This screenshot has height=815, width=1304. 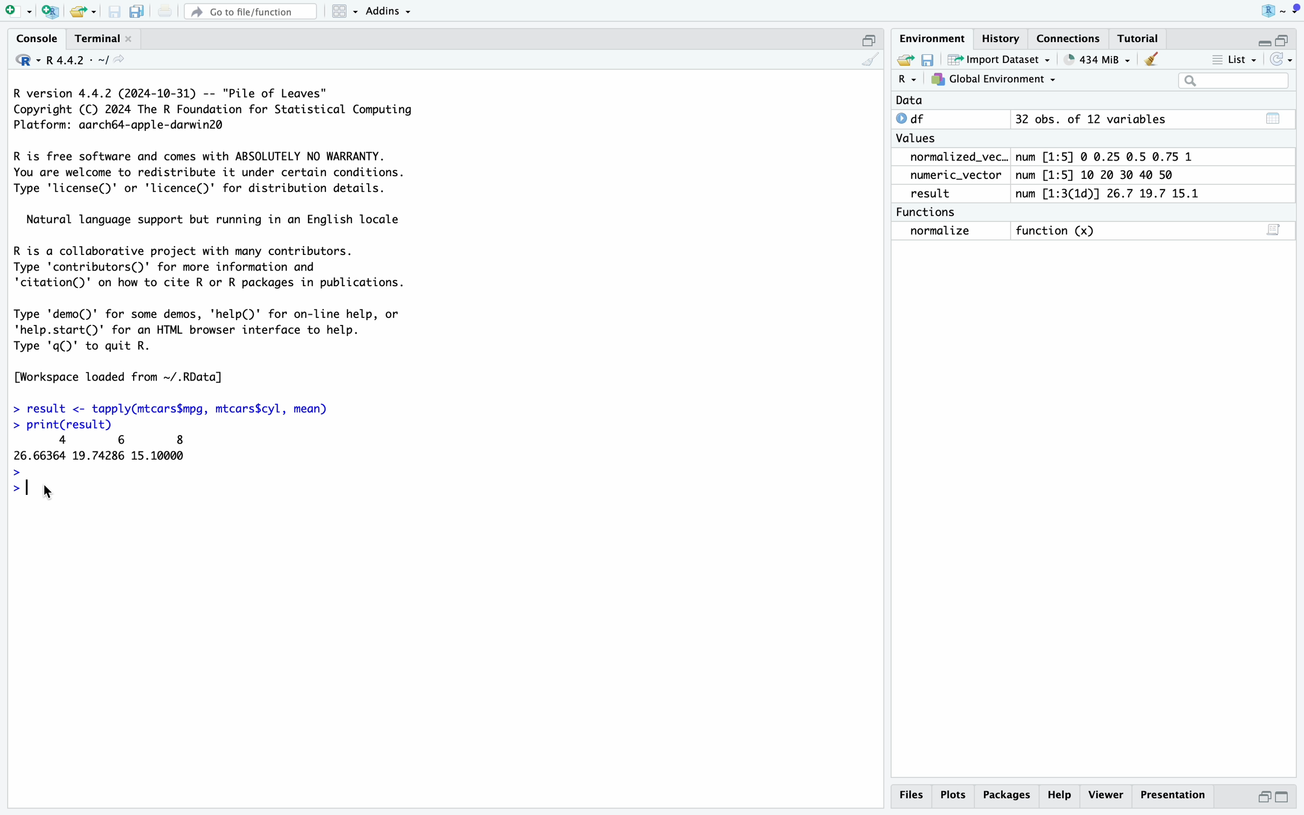 What do you see at coordinates (1264, 797) in the screenshot?
I see `Half height` at bounding box center [1264, 797].